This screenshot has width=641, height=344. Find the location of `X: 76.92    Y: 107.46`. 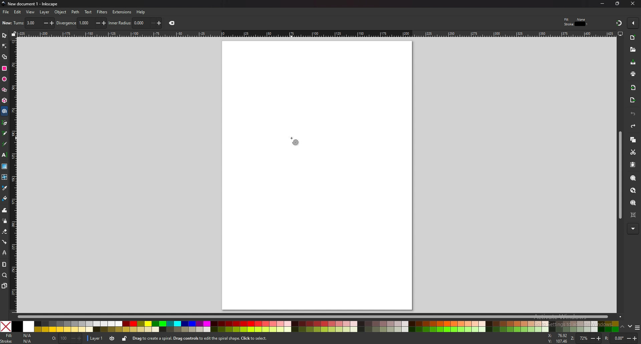

X: 76.92    Y: 107.46 is located at coordinates (558, 338).